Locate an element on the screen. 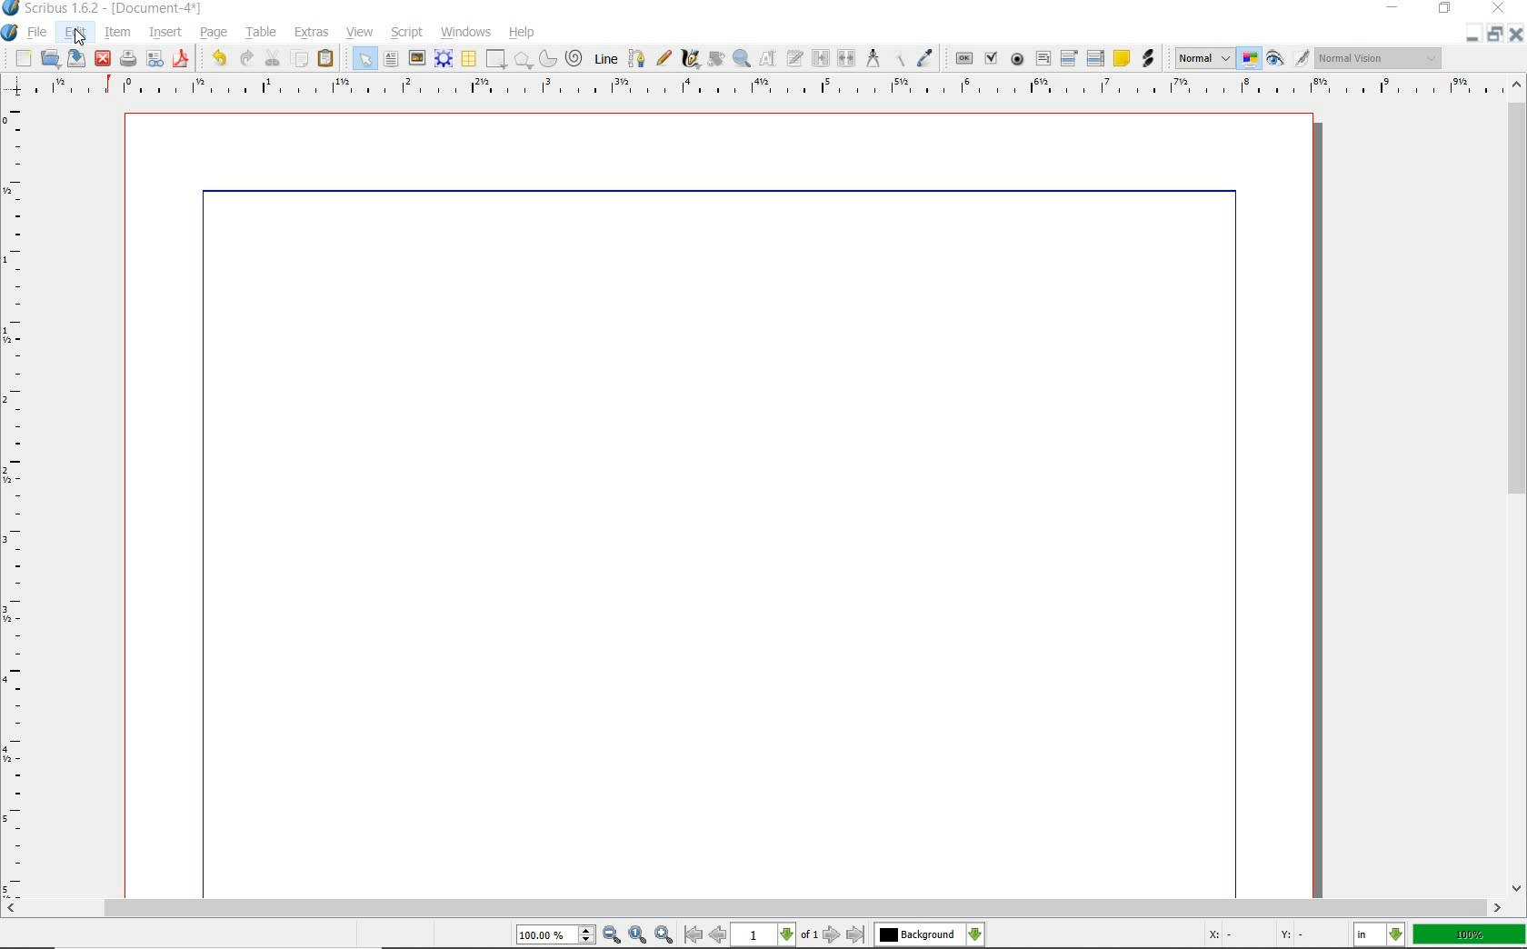  render frame is located at coordinates (444, 58).